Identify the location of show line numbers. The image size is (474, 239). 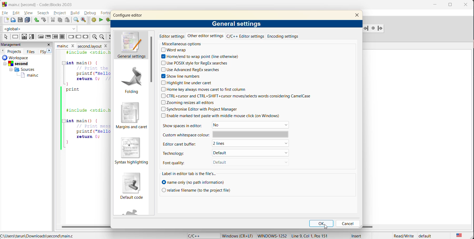
(183, 76).